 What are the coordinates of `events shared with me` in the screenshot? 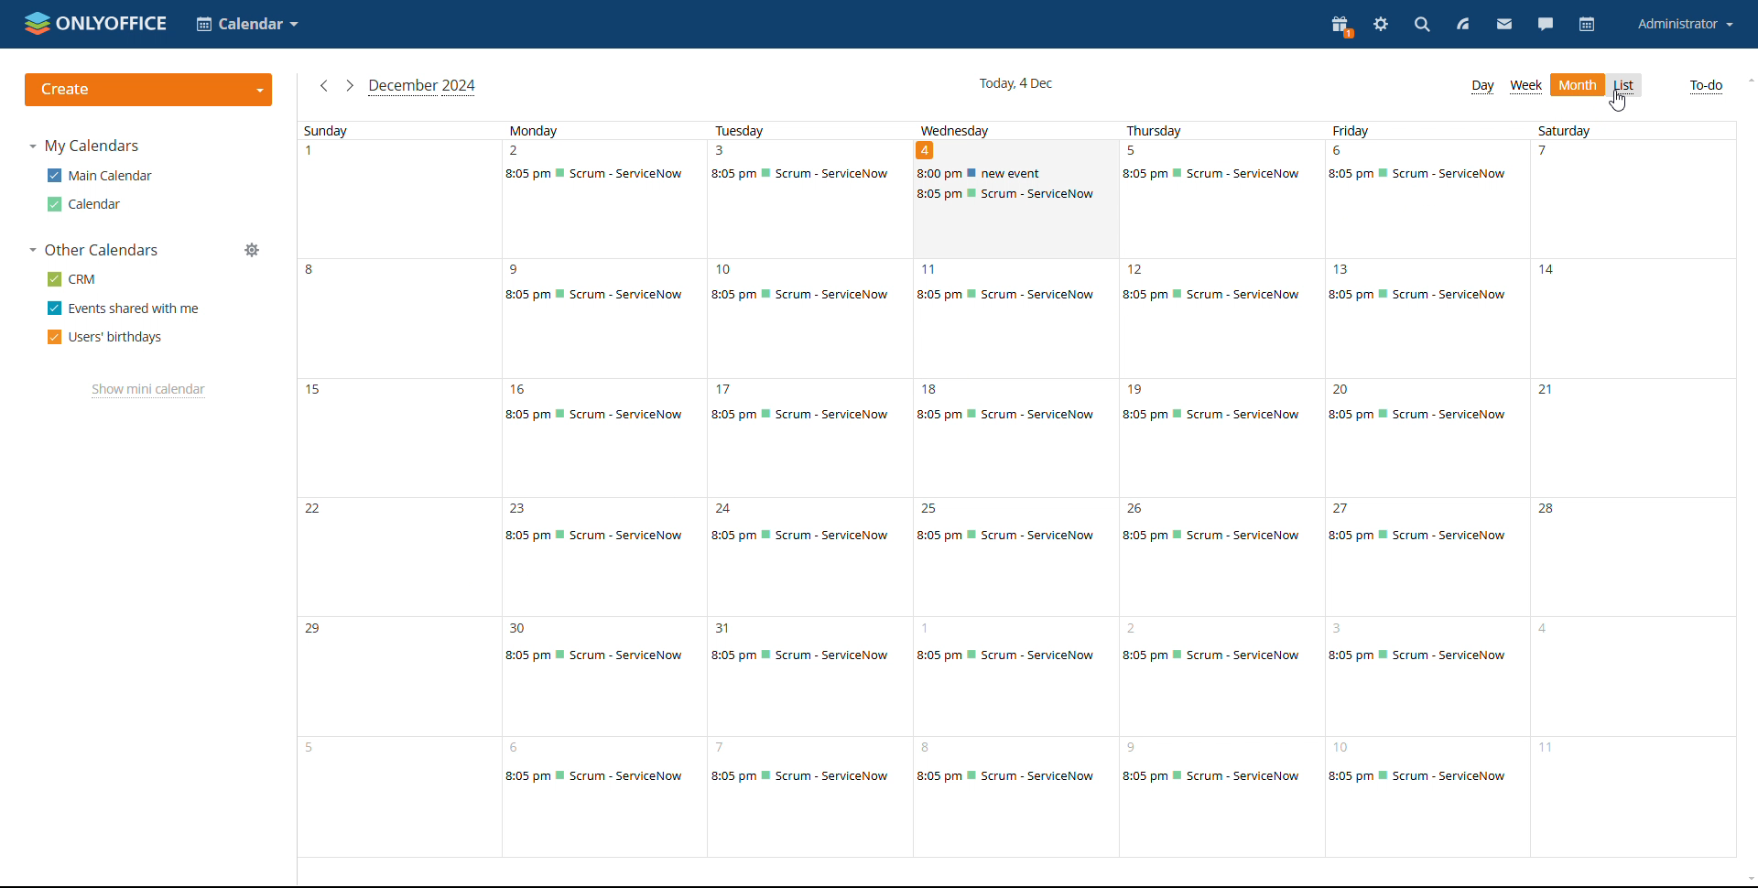 It's located at (124, 309).